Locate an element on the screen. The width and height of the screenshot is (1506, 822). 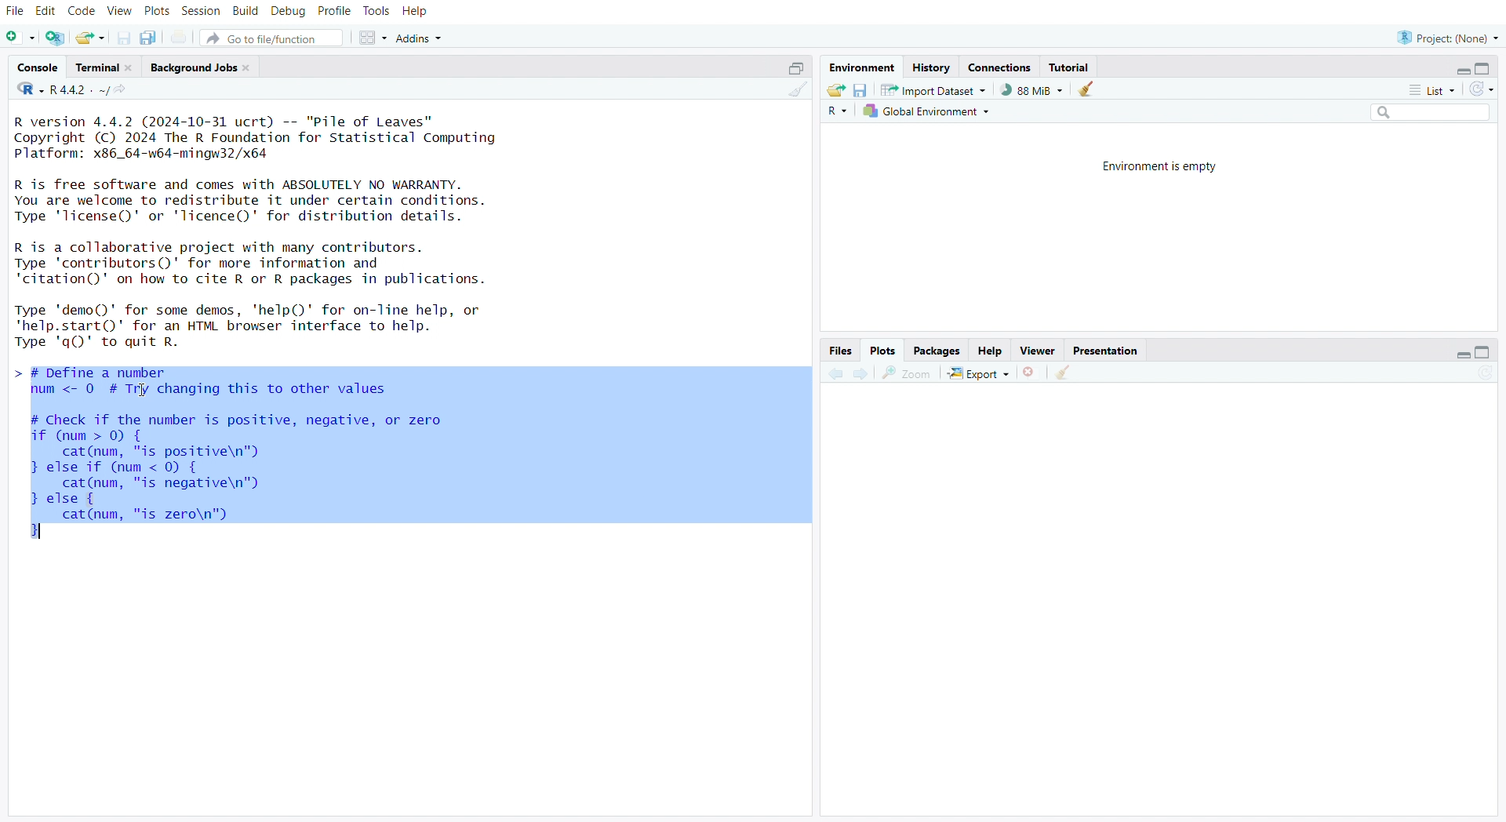
view is located at coordinates (120, 12).